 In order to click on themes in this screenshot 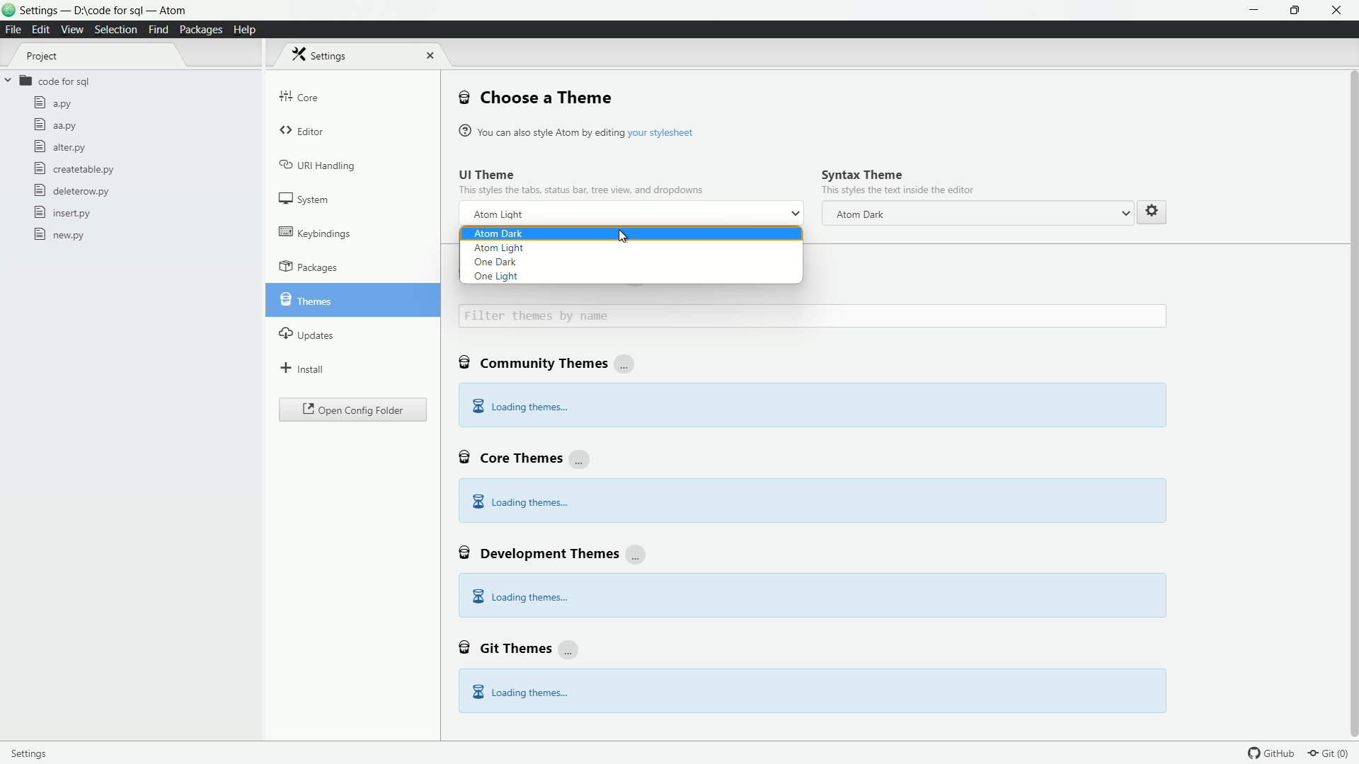, I will do `click(305, 298)`.